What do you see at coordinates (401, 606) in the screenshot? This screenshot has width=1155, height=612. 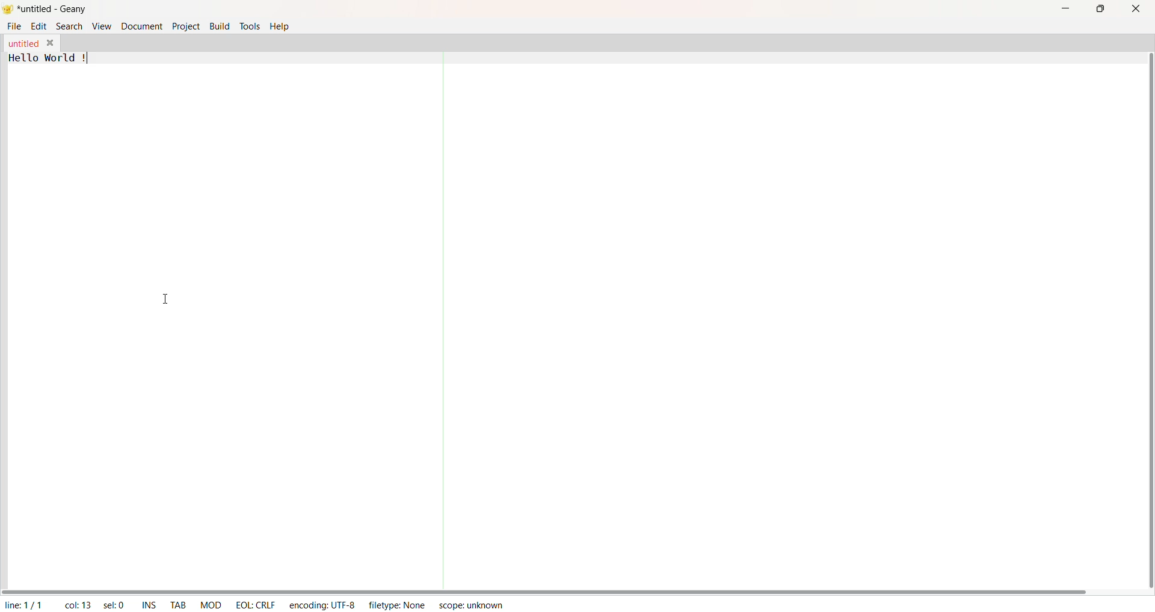 I see `Filtertype` at bounding box center [401, 606].